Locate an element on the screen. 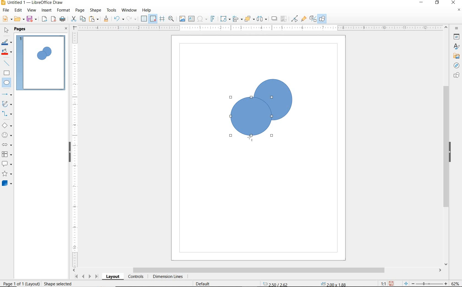 Image resolution: width=462 pixels, height=287 pixels. ELLIPSE TOOL AT DRAG is located at coordinates (231, 98).